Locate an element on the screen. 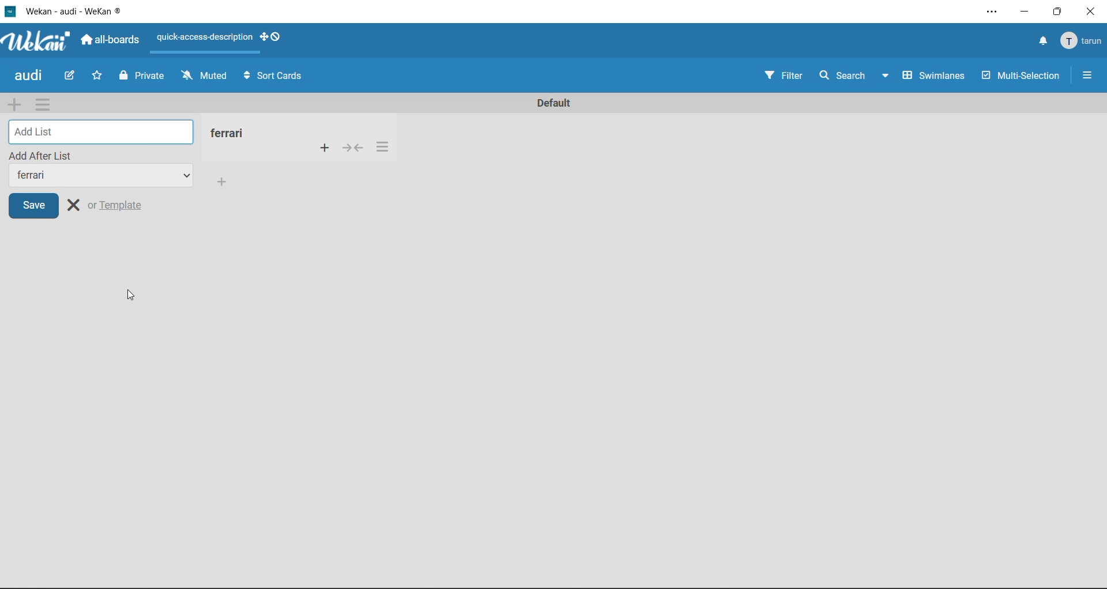 The image size is (1107, 589). collapse is located at coordinates (356, 149).